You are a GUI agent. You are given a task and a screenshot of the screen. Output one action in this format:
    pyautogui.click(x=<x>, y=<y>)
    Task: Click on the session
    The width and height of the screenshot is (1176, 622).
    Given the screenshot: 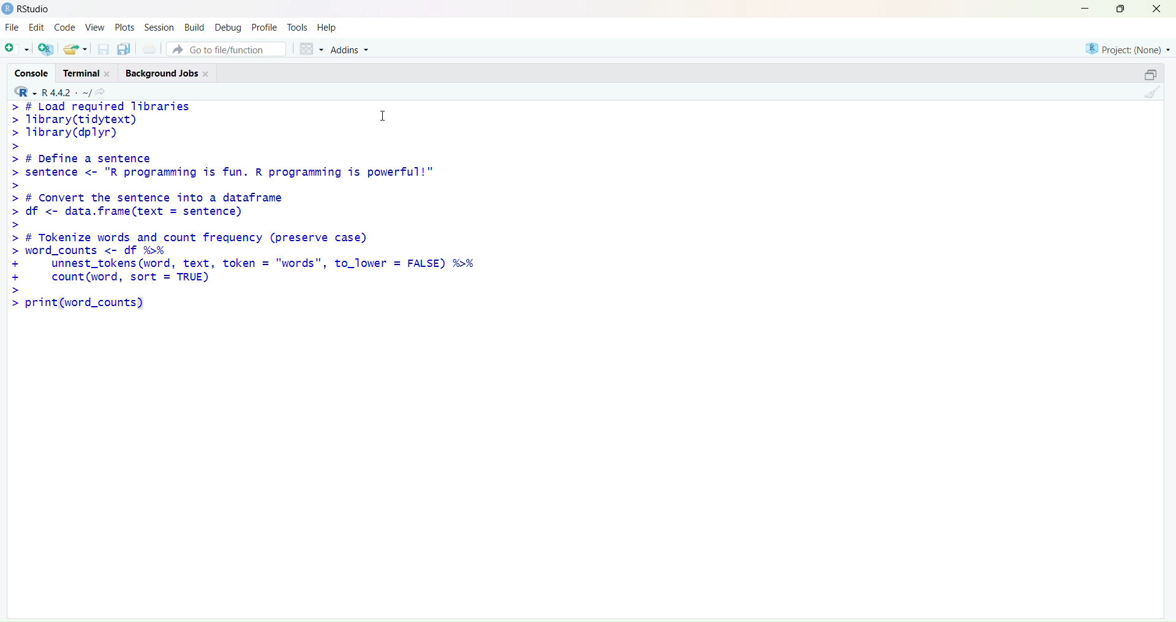 What is the action you would take?
    pyautogui.click(x=159, y=28)
    